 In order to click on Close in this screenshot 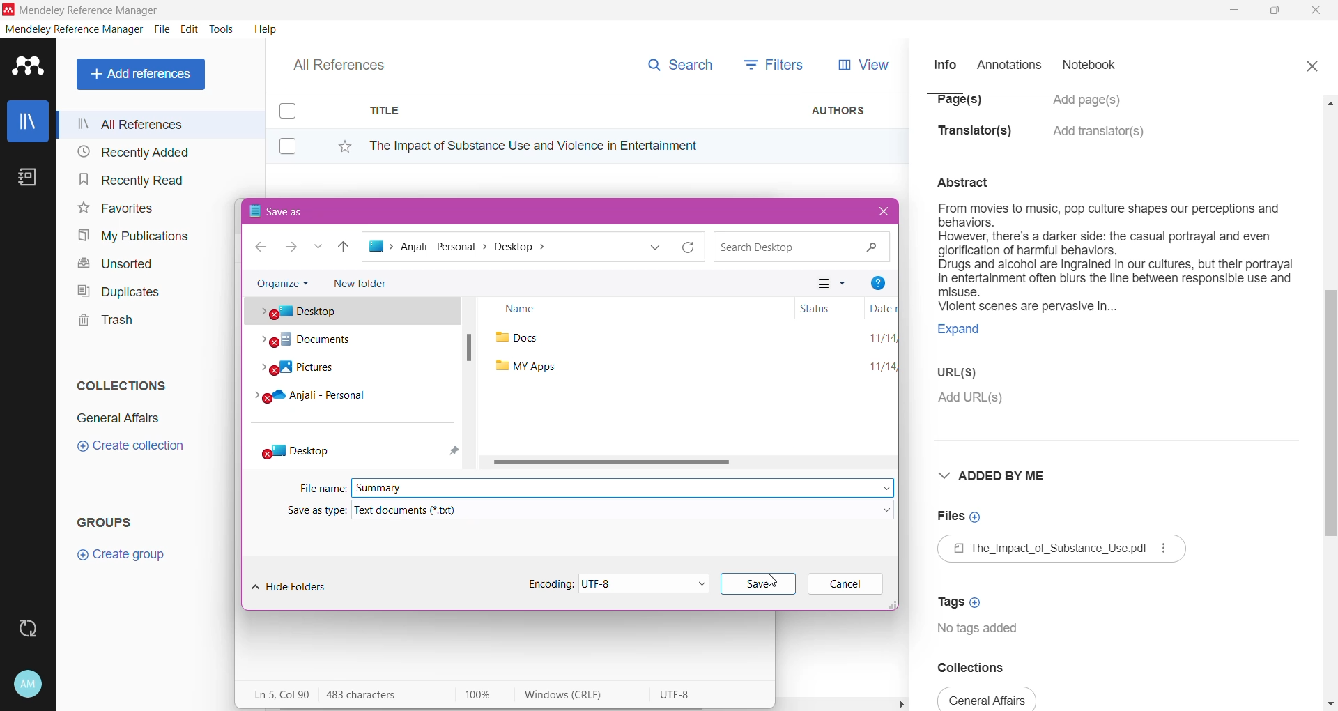, I will do `click(1312, 64)`.